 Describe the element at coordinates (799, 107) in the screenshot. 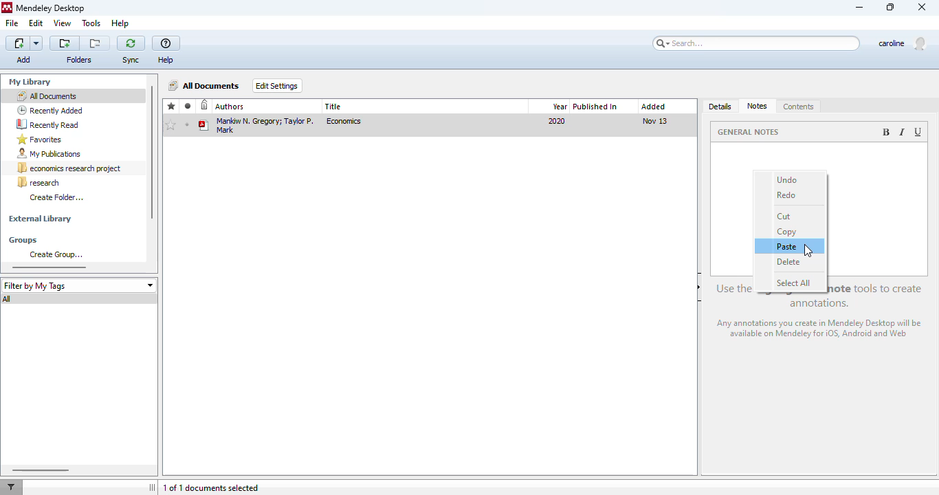

I see `contents` at that location.